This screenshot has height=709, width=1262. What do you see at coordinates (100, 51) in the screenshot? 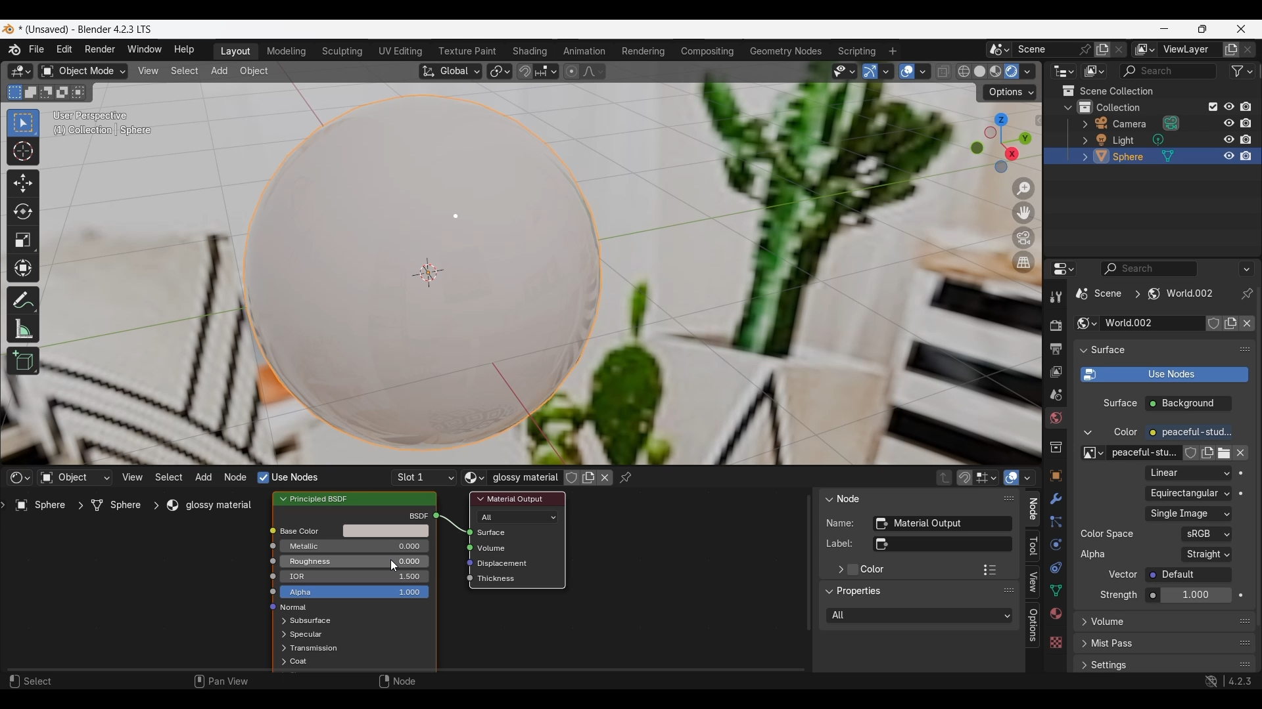
I see `Render menu` at bounding box center [100, 51].